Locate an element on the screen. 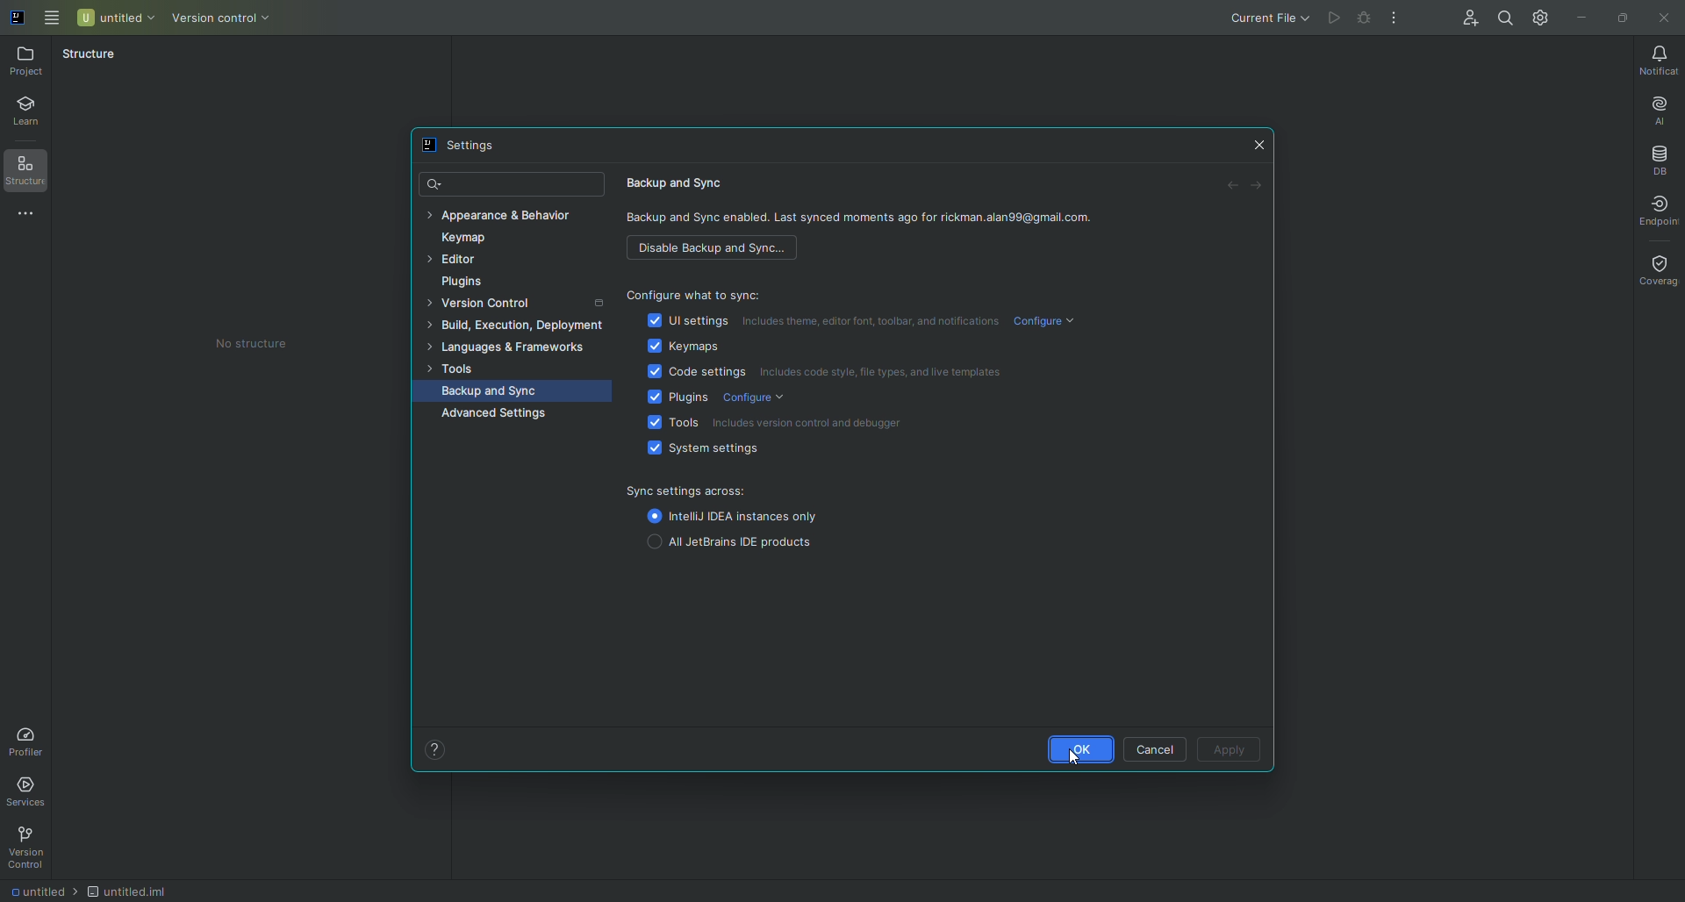 The width and height of the screenshot is (1685, 902). Languages and Frameworks is located at coordinates (515, 348).